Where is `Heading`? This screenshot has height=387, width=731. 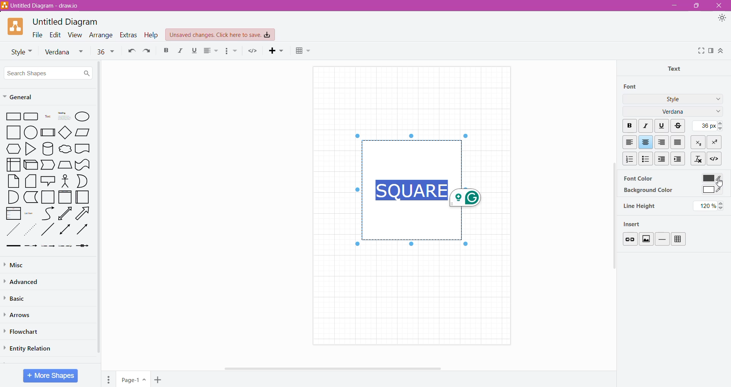 Heading is located at coordinates (64, 116).